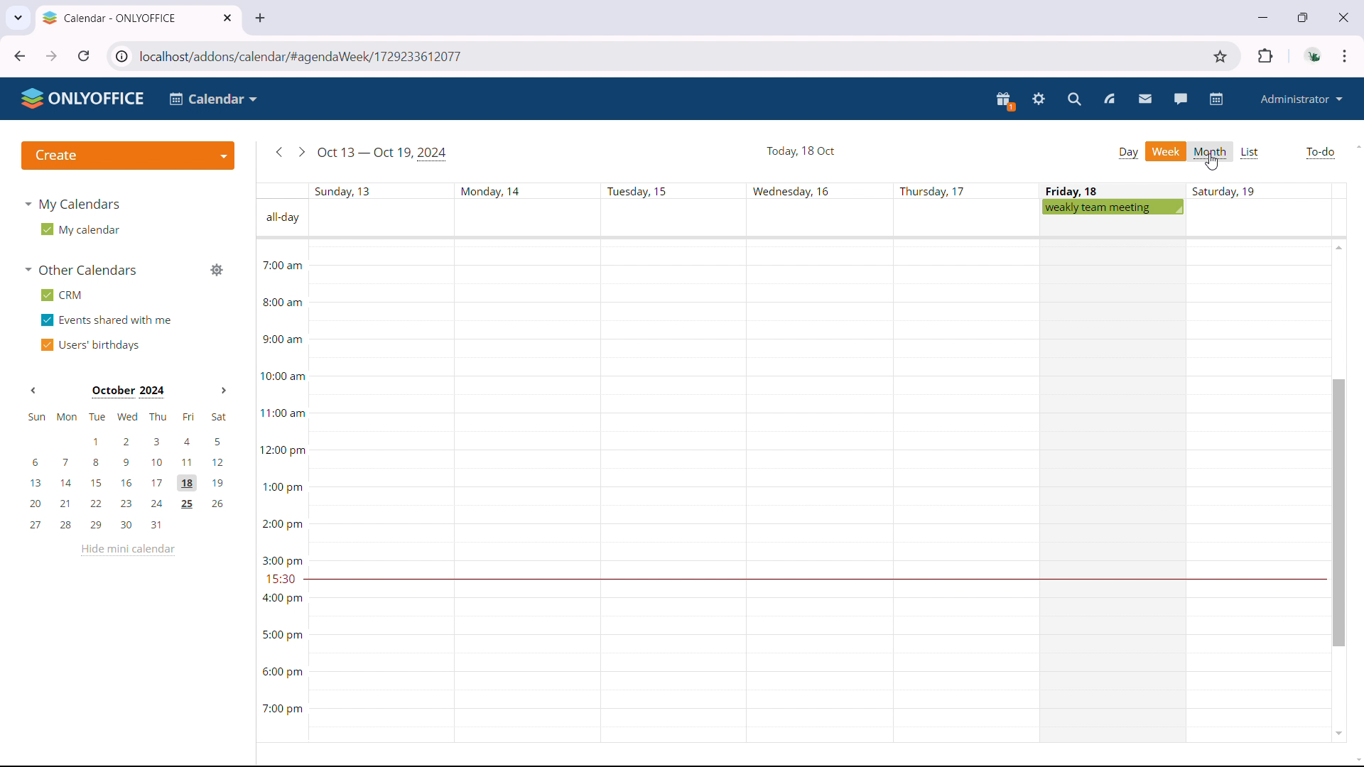 The width and height of the screenshot is (1364, 767). Describe the element at coordinates (1167, 151) in the screenshot. I see `week view ` at that location.